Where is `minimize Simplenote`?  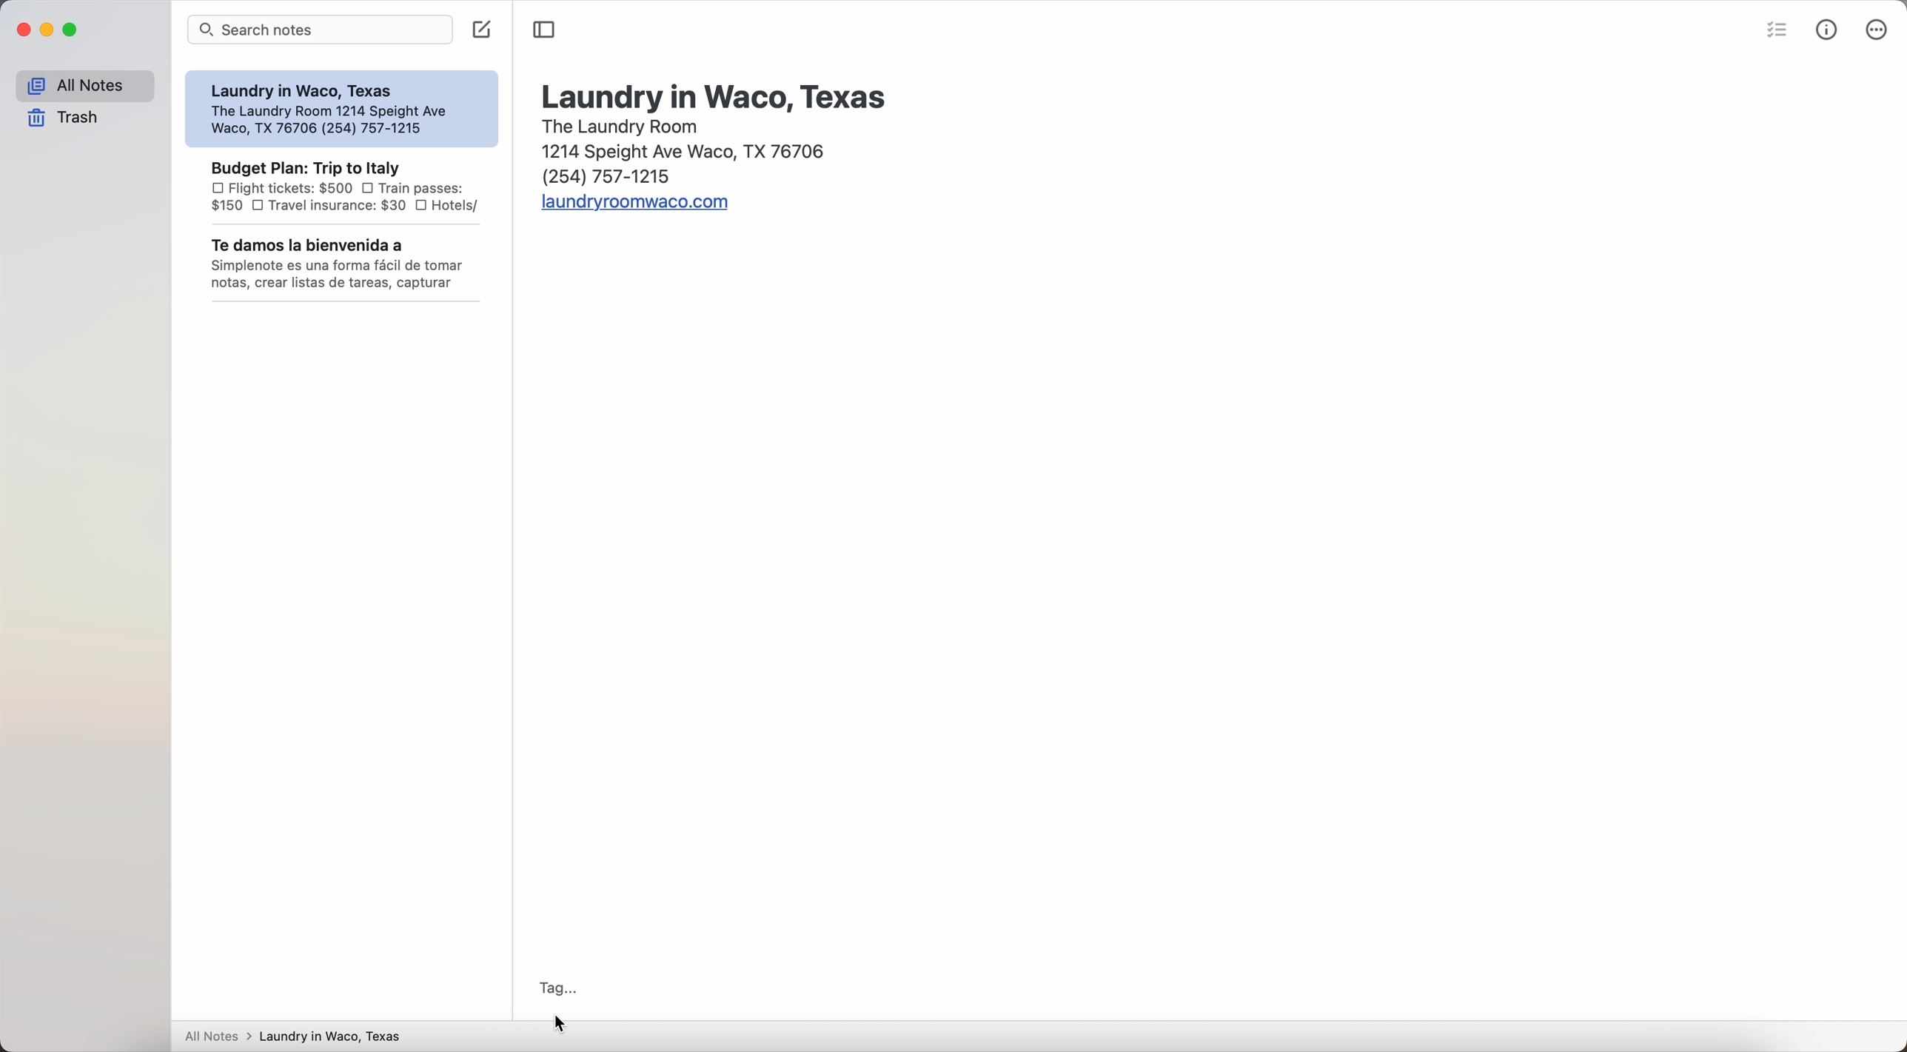
minimize Simplenote is located at coordinates (49, 30).